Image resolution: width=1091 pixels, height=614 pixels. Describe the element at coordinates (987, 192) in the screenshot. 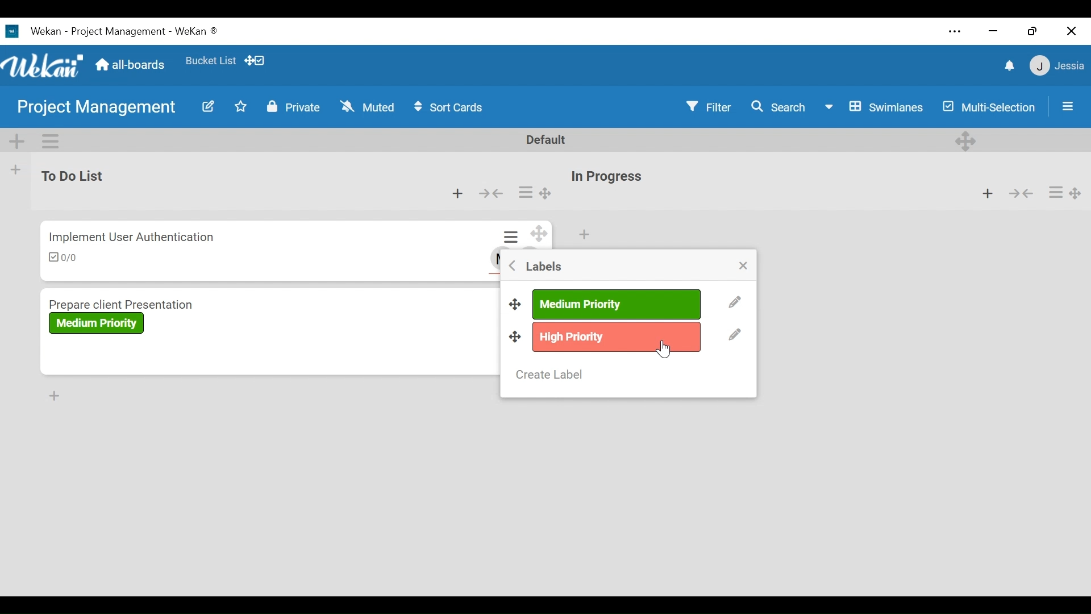

I see `Add Card to top of the list` at that location.